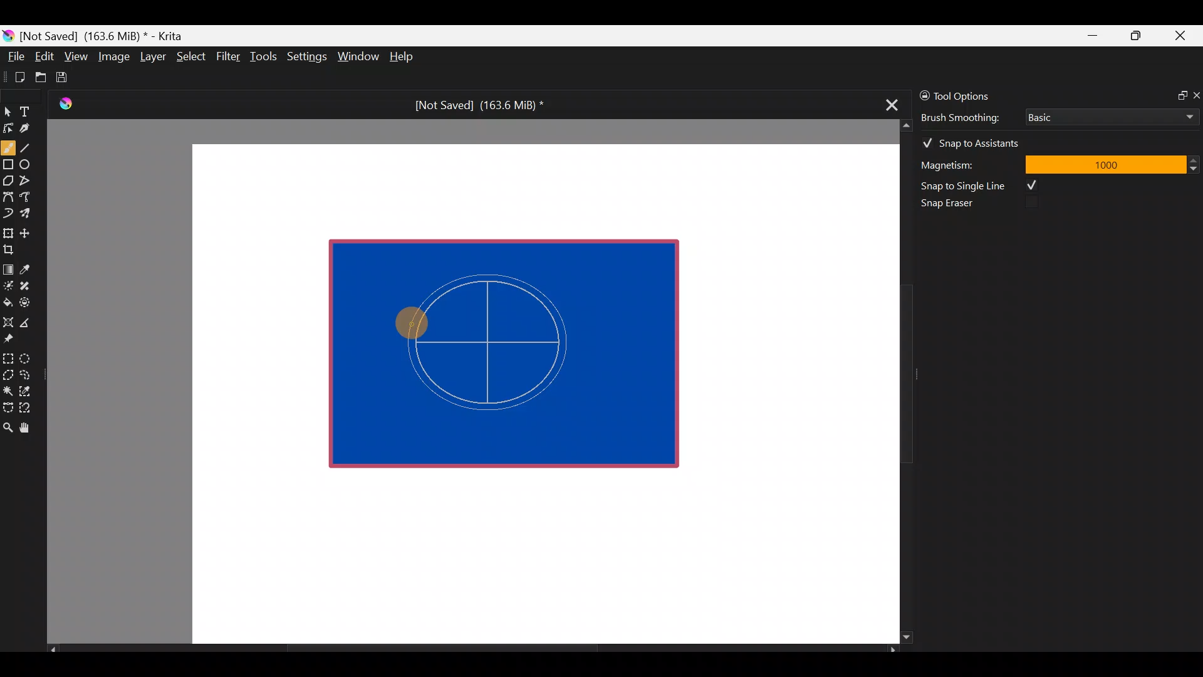 The image size is (1203, 677). What do you see at coordinates (31, 198) in the screenshot?
I see `Freehand path tool` at bounding box center [31, 198].